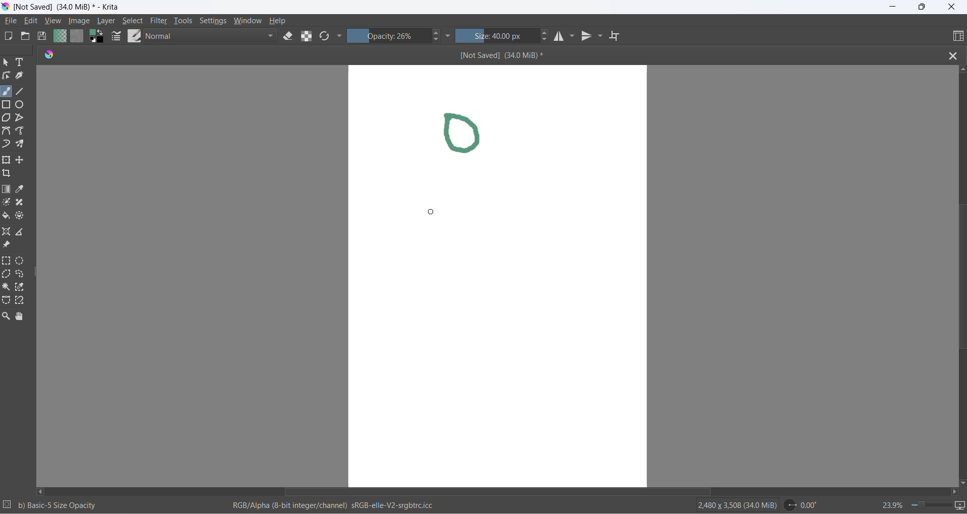 Image resolution: width=967 pixels, height=514 pixels. Describe the element at coordinates (335, 506) in the screenshot. I see `RGB/Alpha (8-bit integer/channel) sRGb-elle-V2-srgbtrc.icc` at that location.